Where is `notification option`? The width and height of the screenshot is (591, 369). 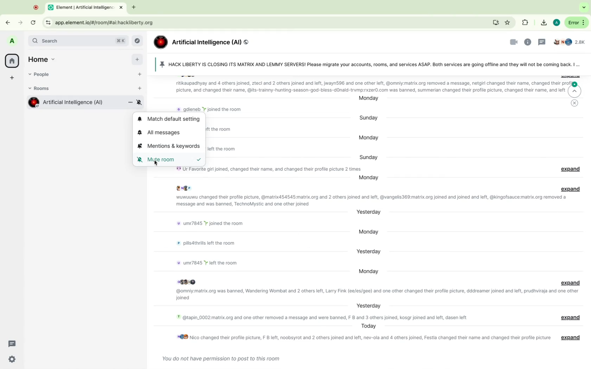 notification option is located at coordinates (140, 102).